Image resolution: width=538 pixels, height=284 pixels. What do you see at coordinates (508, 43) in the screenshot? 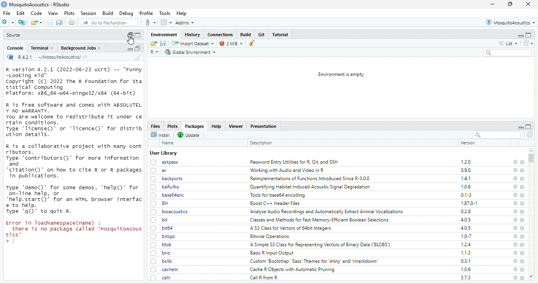
I see `List` at bounding box center [508, 43].